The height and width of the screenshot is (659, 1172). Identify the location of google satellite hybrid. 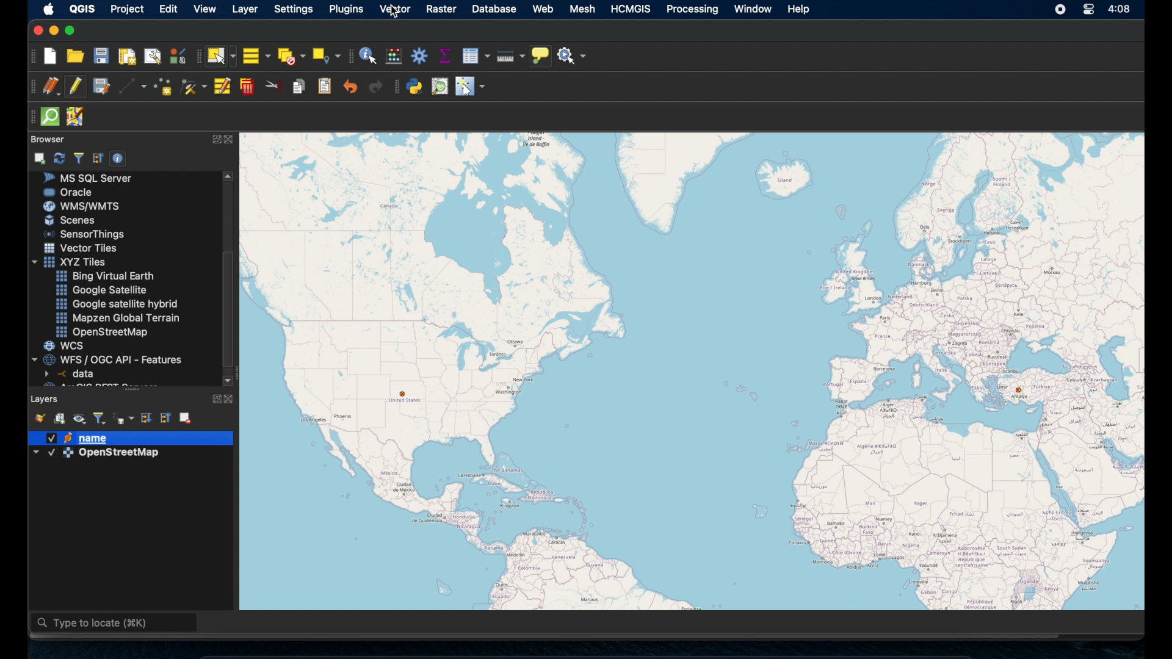
(117, 305).